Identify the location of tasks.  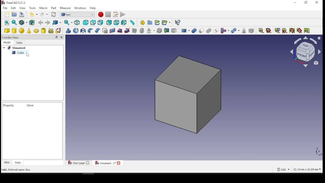
(21, 42).